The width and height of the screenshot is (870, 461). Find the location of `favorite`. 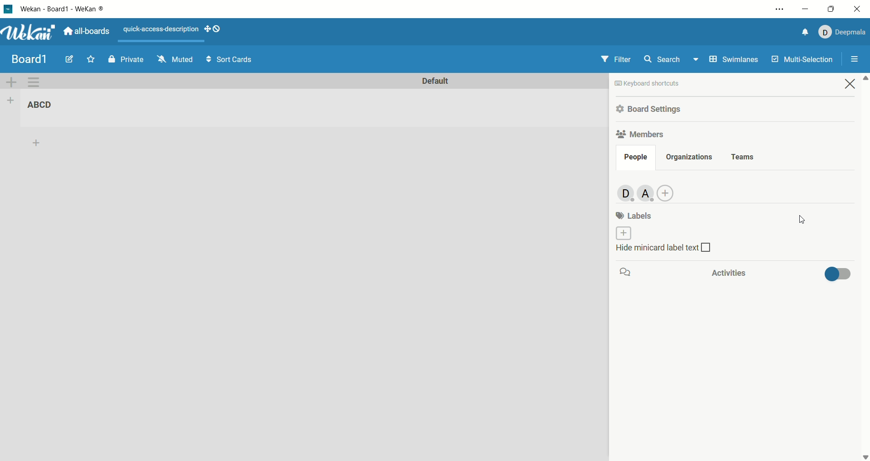

favorite is located at coordinates (90, 58).